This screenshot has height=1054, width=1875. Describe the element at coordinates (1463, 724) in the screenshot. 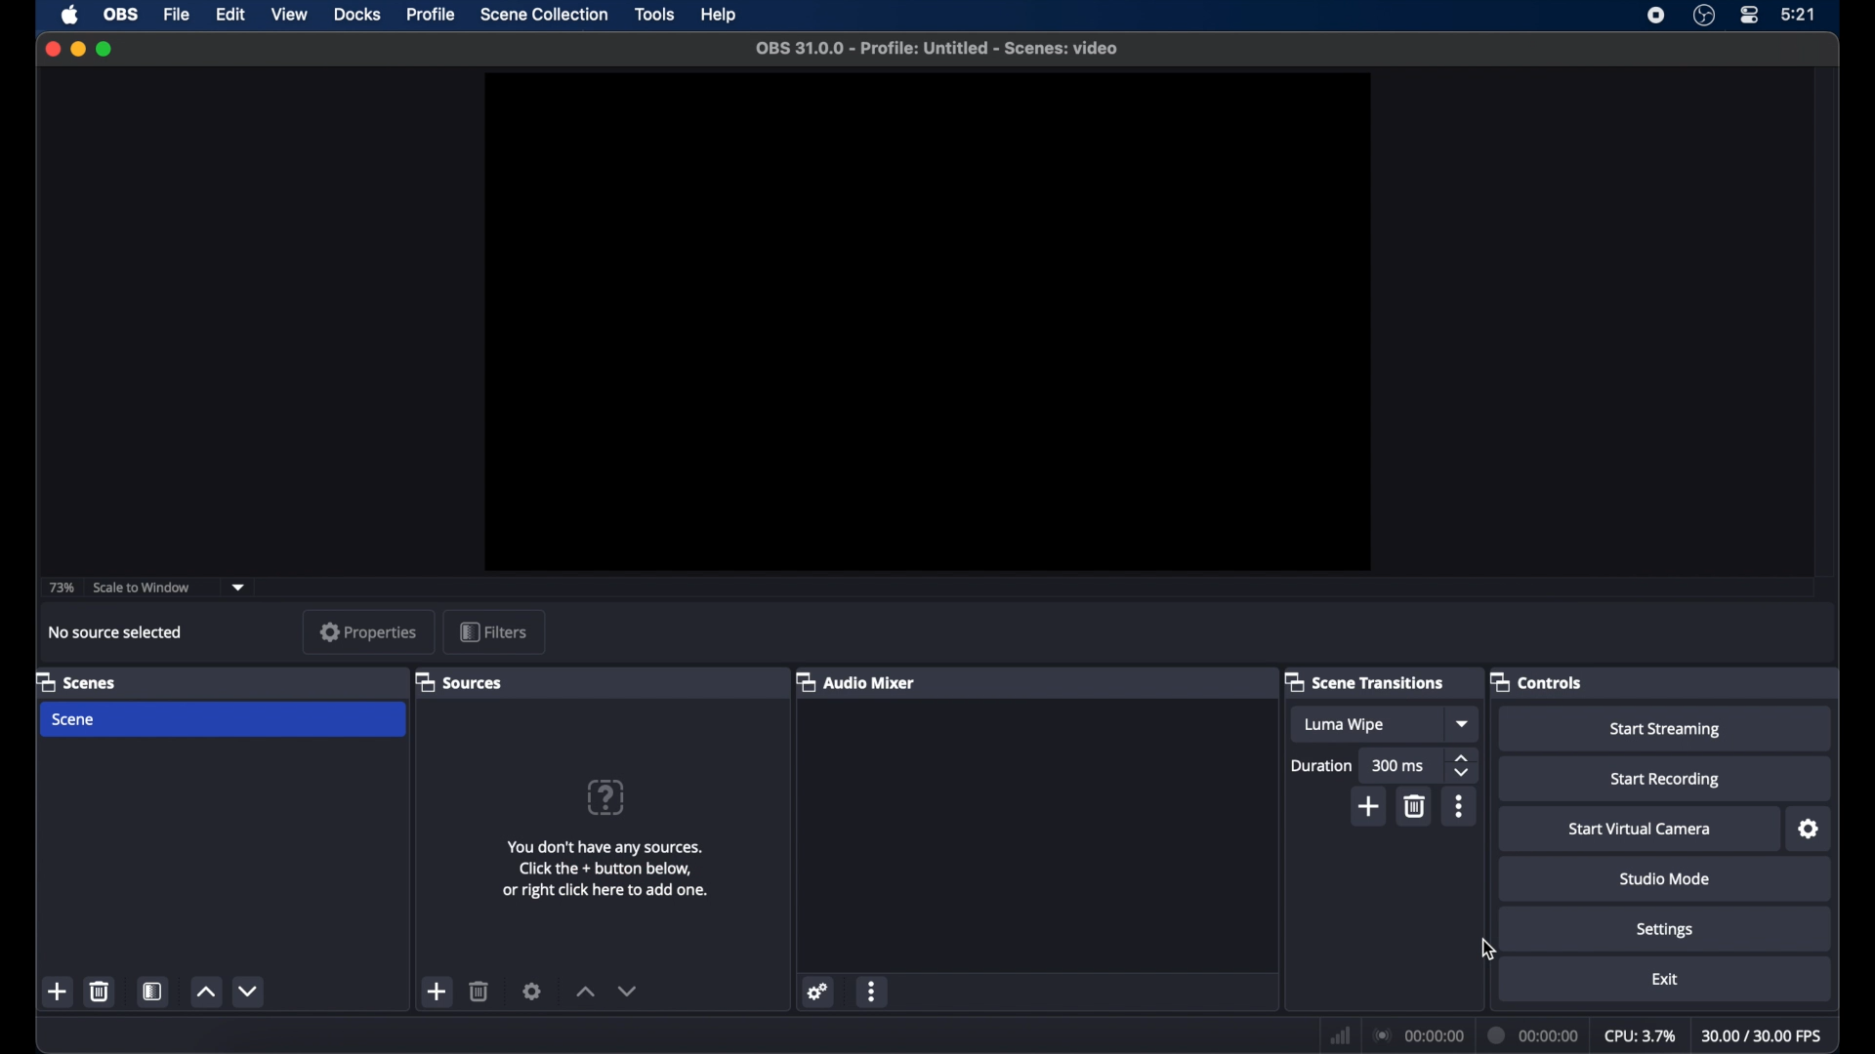

I see `dropdown` at that location.